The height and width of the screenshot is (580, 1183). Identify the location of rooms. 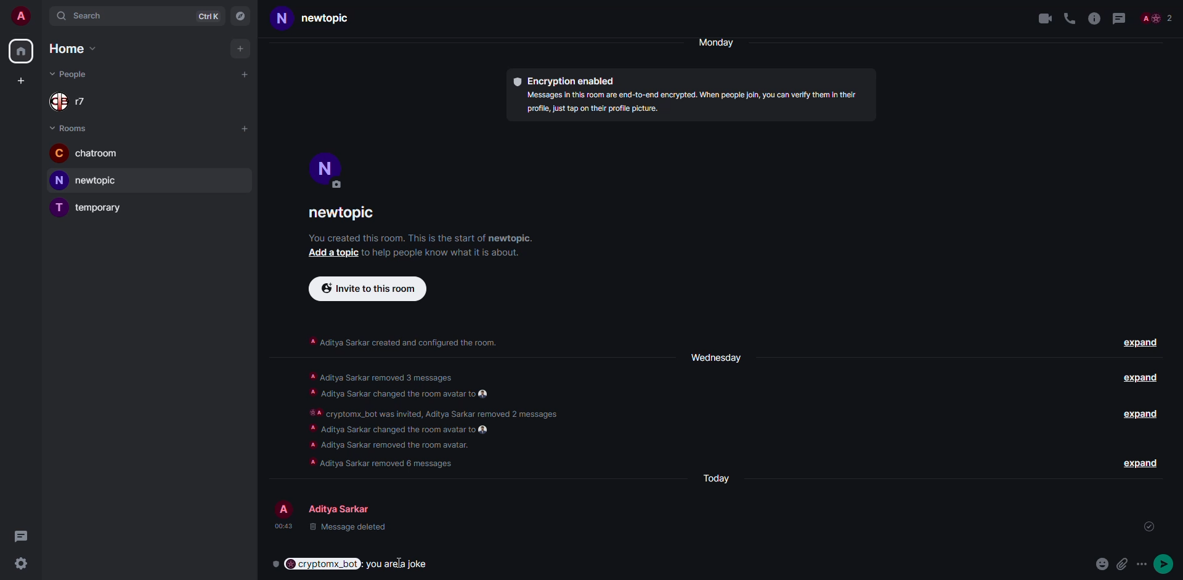
(73, 127).